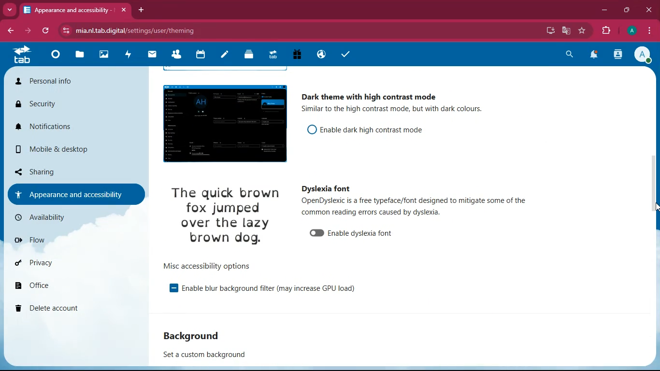 This screenshot has height=371, width=660. Describe the element at coordinates (10, 31) in the screenshot. I see `back` at that location.